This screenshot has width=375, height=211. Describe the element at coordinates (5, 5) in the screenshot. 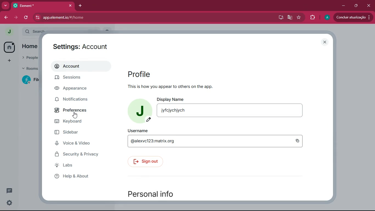

I see `more` at that location.